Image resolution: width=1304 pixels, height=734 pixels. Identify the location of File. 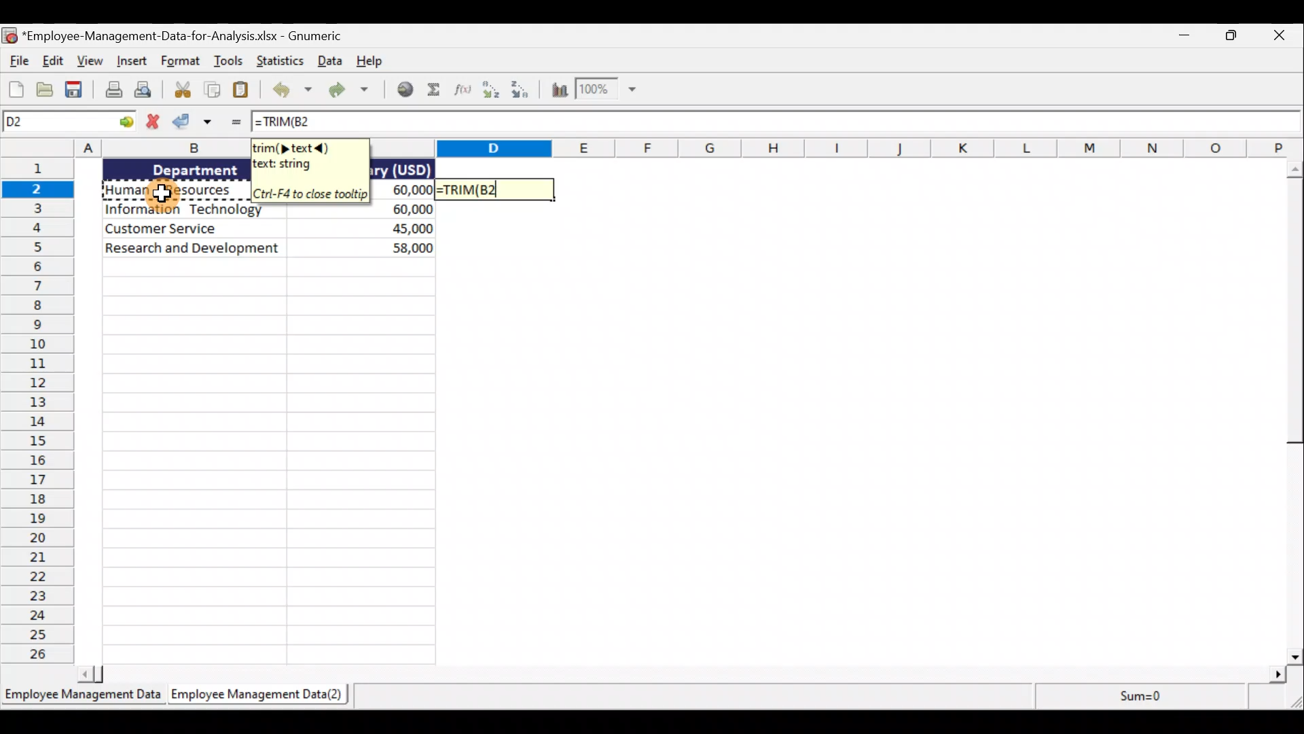
(16, 61).